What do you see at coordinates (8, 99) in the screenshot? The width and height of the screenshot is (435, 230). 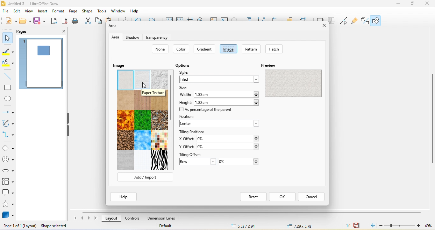 I see `ellipse` at bounding box center [8, 99].